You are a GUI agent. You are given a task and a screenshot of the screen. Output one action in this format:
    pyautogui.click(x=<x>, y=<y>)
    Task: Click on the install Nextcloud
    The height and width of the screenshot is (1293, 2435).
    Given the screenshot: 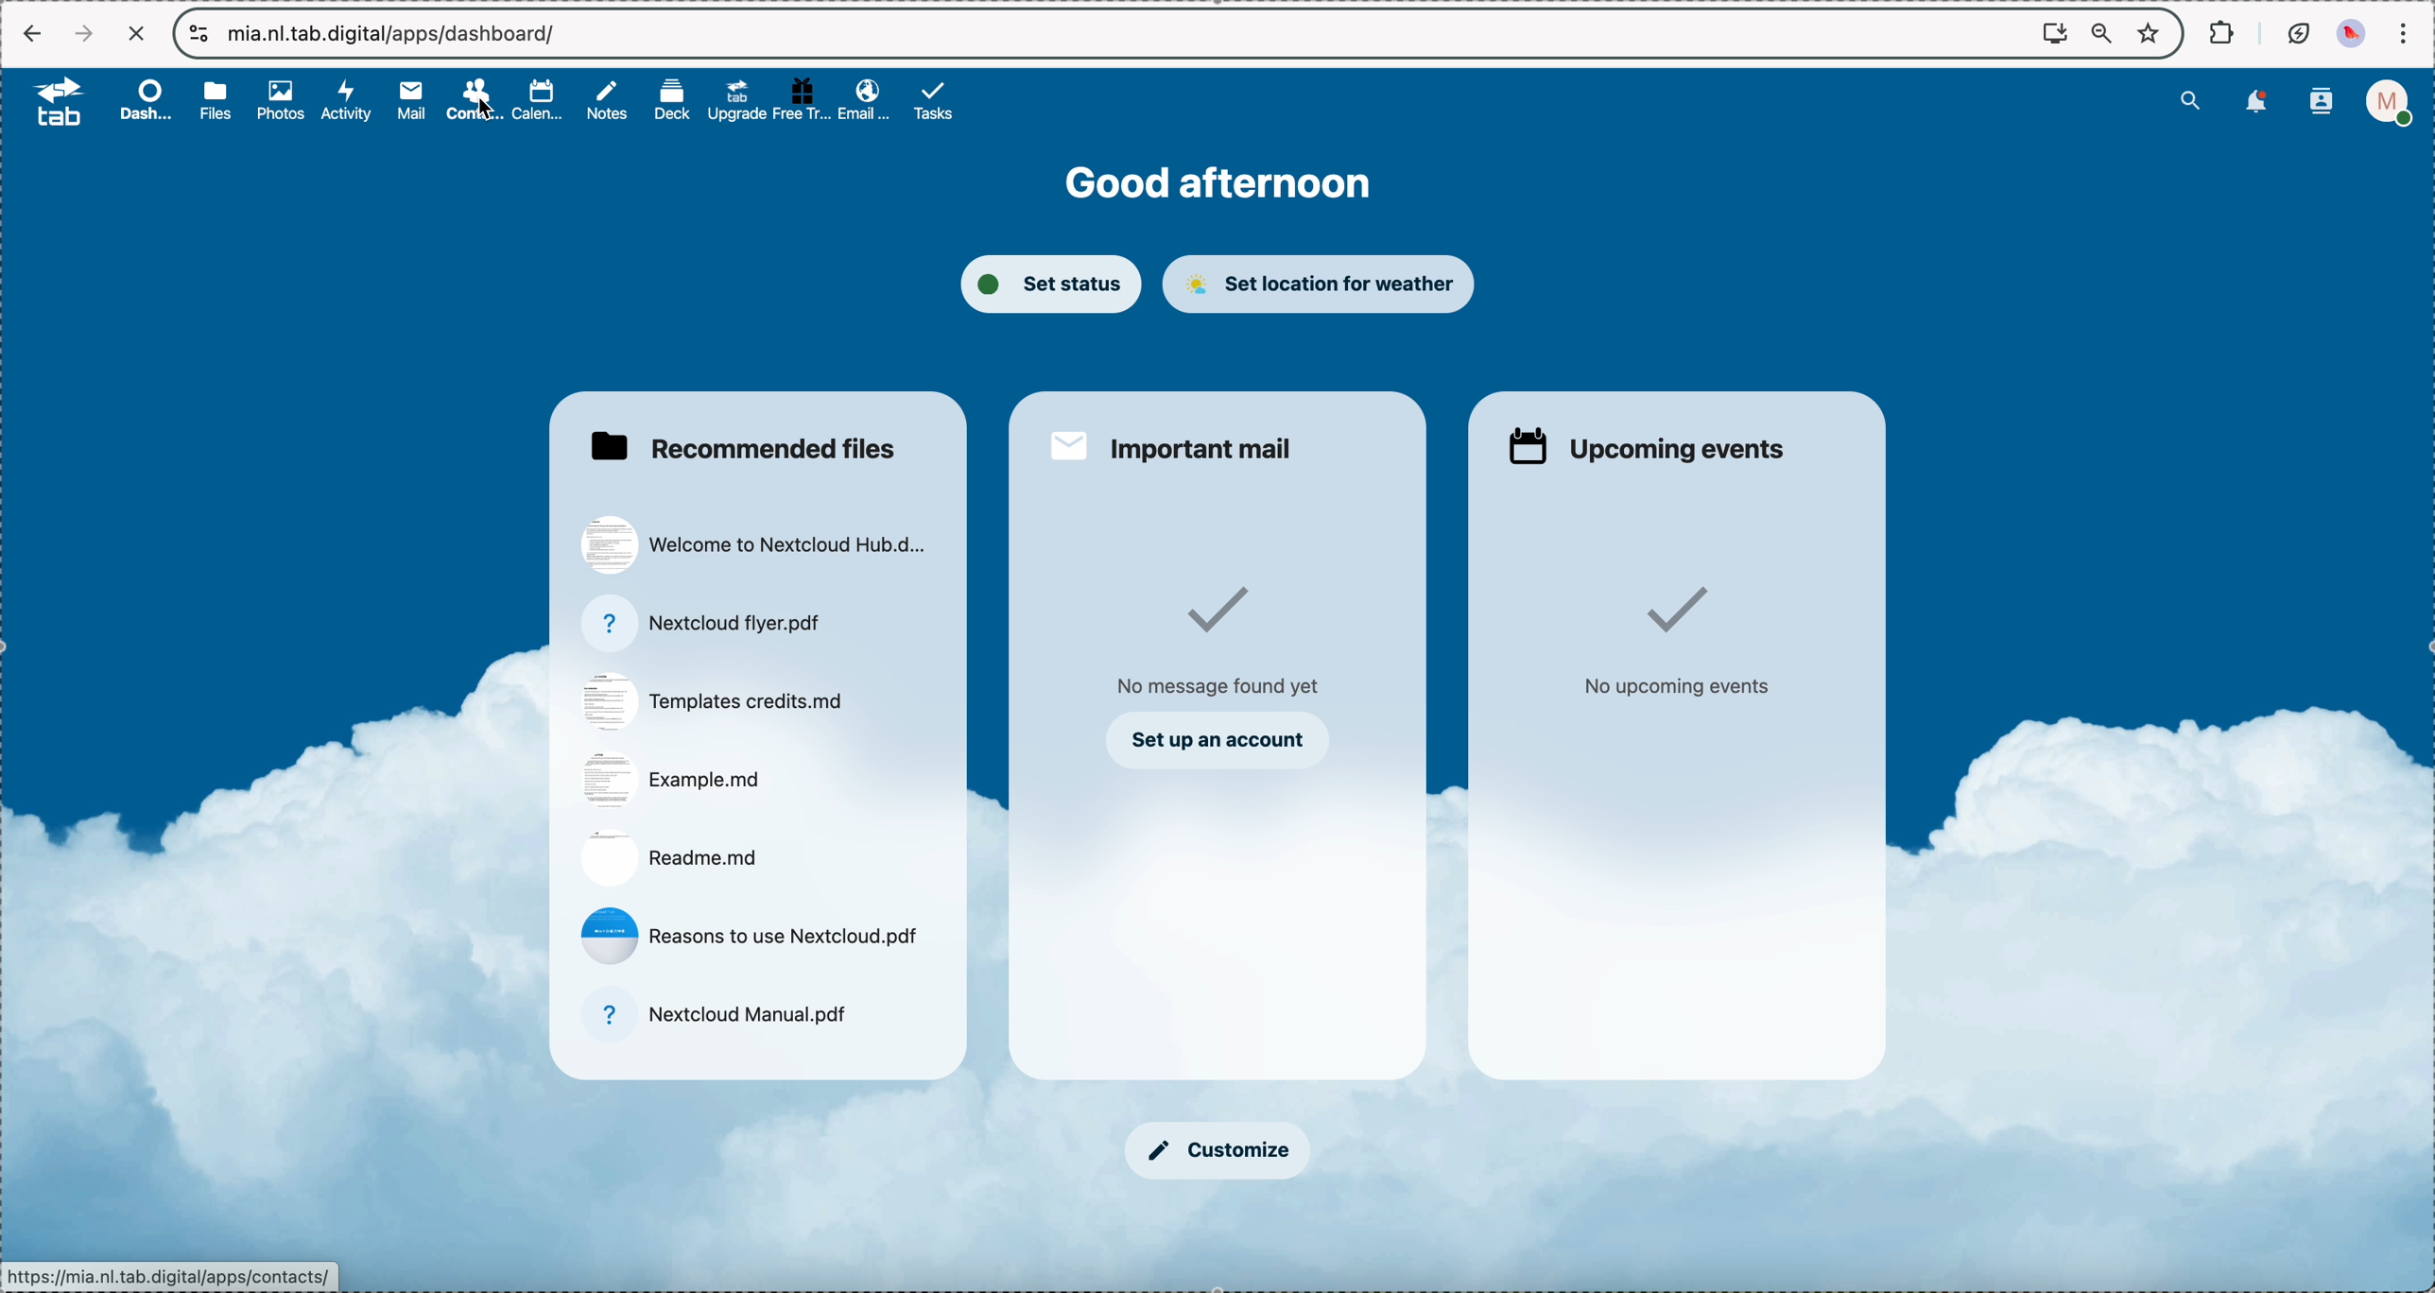 What is the action you would take?
    pyautogui.click(x=2053, y=33)
    